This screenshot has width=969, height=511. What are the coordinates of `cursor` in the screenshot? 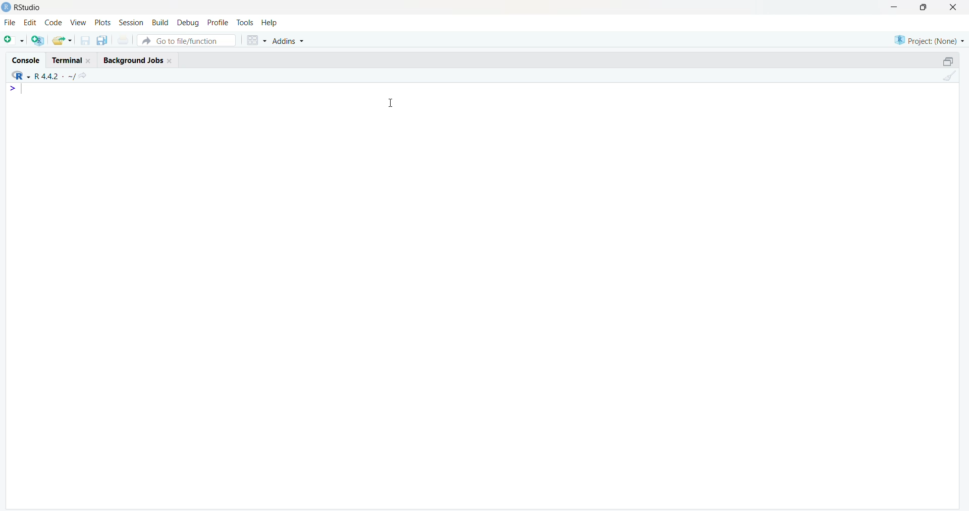 It's located at (391, 103).